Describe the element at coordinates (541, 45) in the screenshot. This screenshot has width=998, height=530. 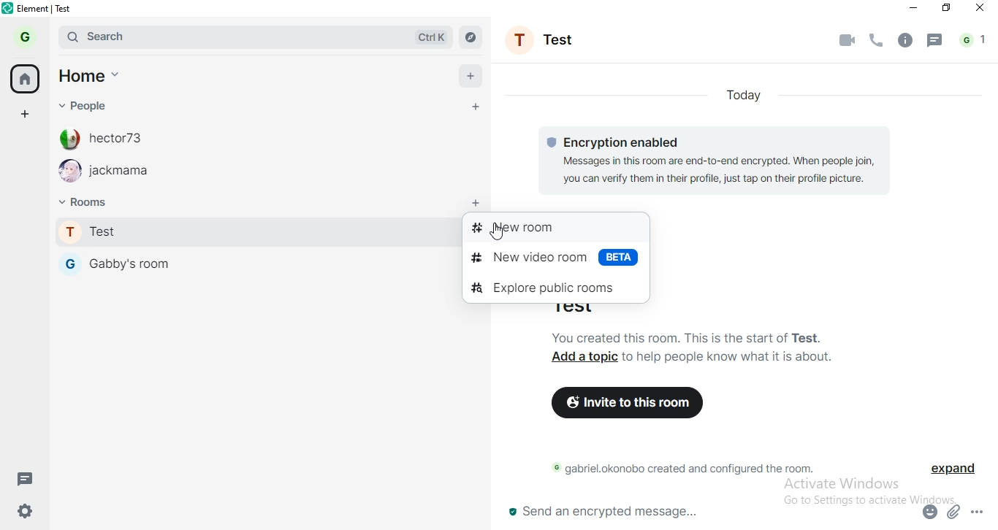
I see `profile` at that location.